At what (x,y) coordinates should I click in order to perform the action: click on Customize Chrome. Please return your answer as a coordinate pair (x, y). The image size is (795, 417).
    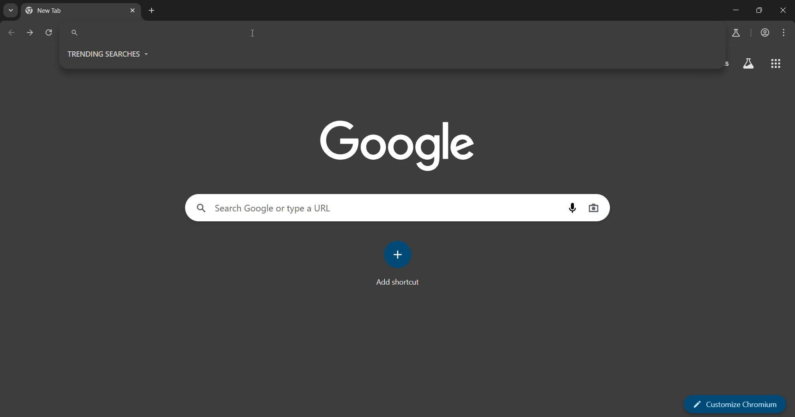
    Looking at the image, I should click on (733, 404).